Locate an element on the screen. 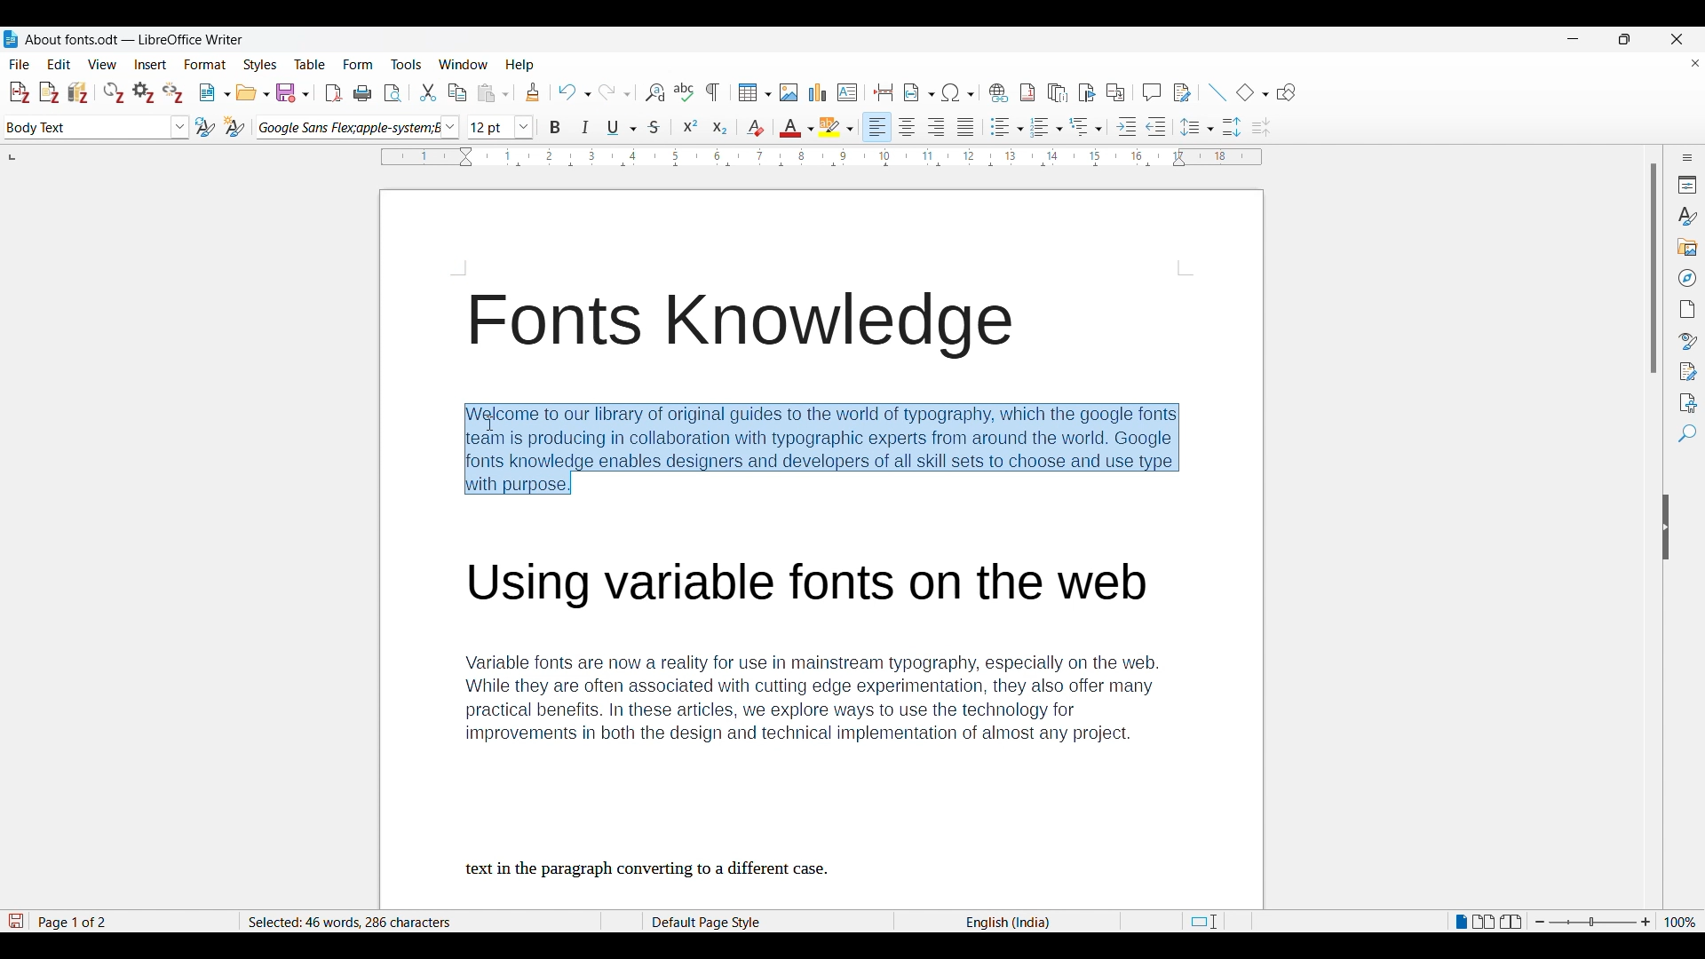 The height and width of the screenshot is (959, 1705). Book view is located at coordinates (1511, 921).